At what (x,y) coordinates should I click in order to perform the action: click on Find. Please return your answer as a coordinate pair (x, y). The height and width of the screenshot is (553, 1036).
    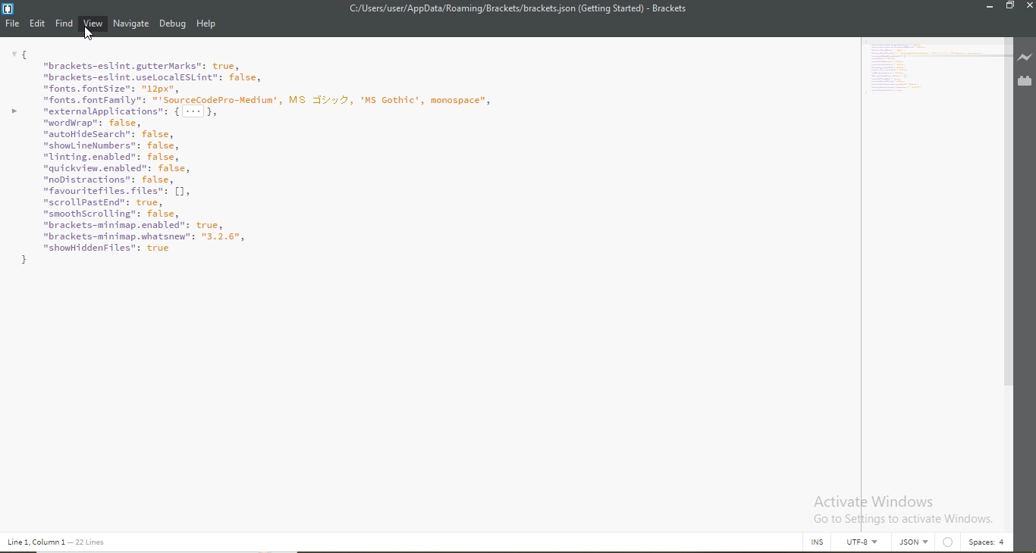
    Looking at the image, I should click on (64, 23).